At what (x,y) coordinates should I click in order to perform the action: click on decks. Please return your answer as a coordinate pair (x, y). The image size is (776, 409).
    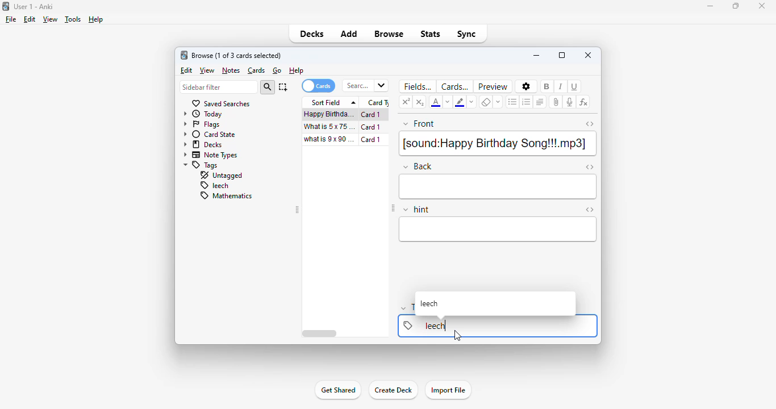
    Looking at the image, I should click on (313, 34).